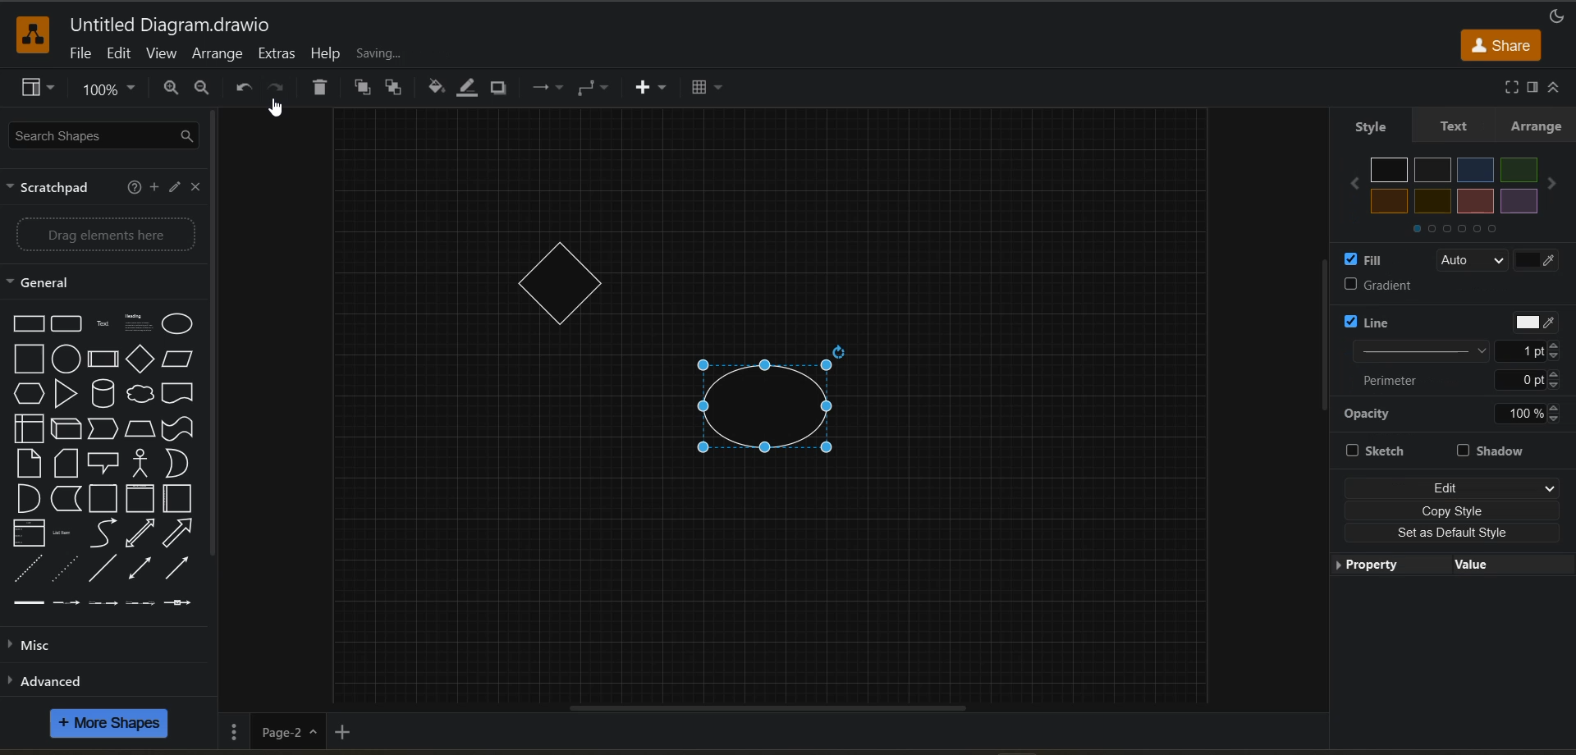 The width and height of the screenshot is (1576, 755). I want to click on card, so click(69, 464).